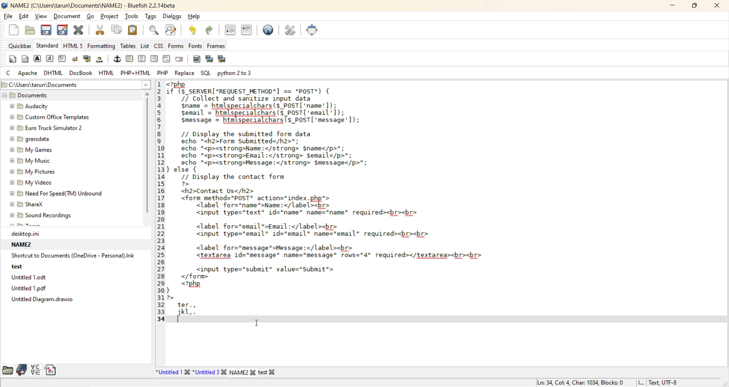 The image size is (729, 387). I want to click on paragraph, so click(63, 60).